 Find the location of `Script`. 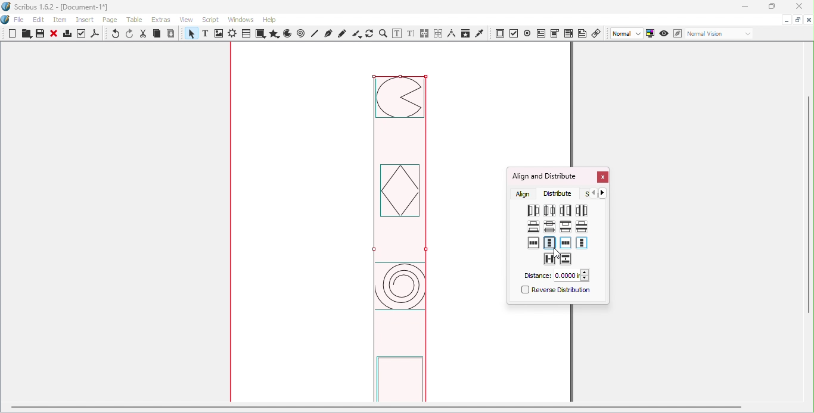

Script is located at coordinates (212, 19).